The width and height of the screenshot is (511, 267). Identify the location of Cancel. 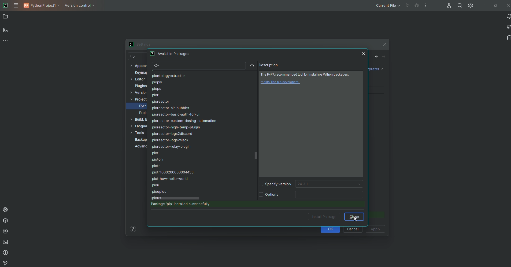
(353, 228).